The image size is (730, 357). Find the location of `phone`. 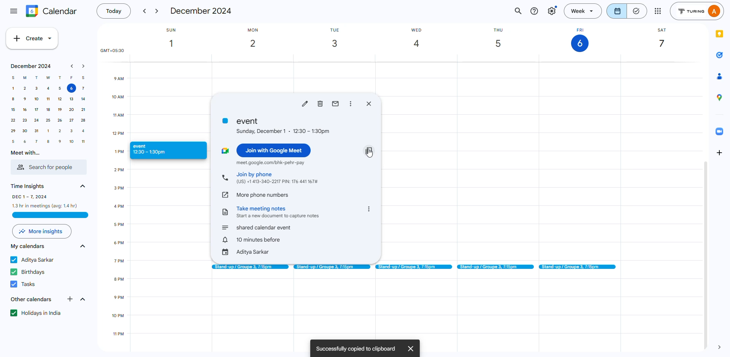

phone is located at coordinates (263, 194).